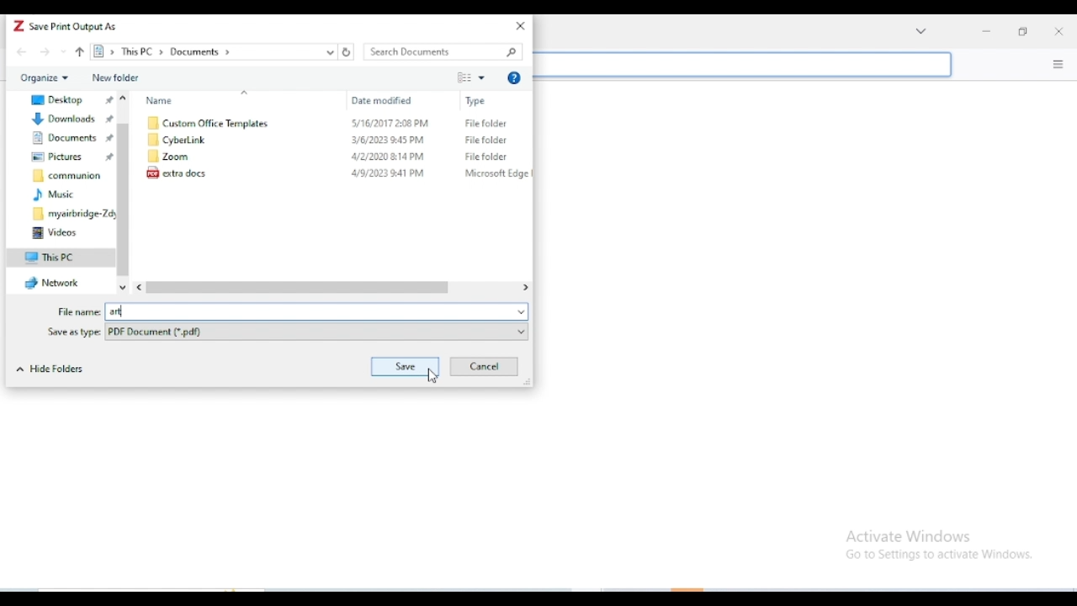  Describe the element at coordinates (72, 99) in the screenshot. I see `pinned desktop` at that location.